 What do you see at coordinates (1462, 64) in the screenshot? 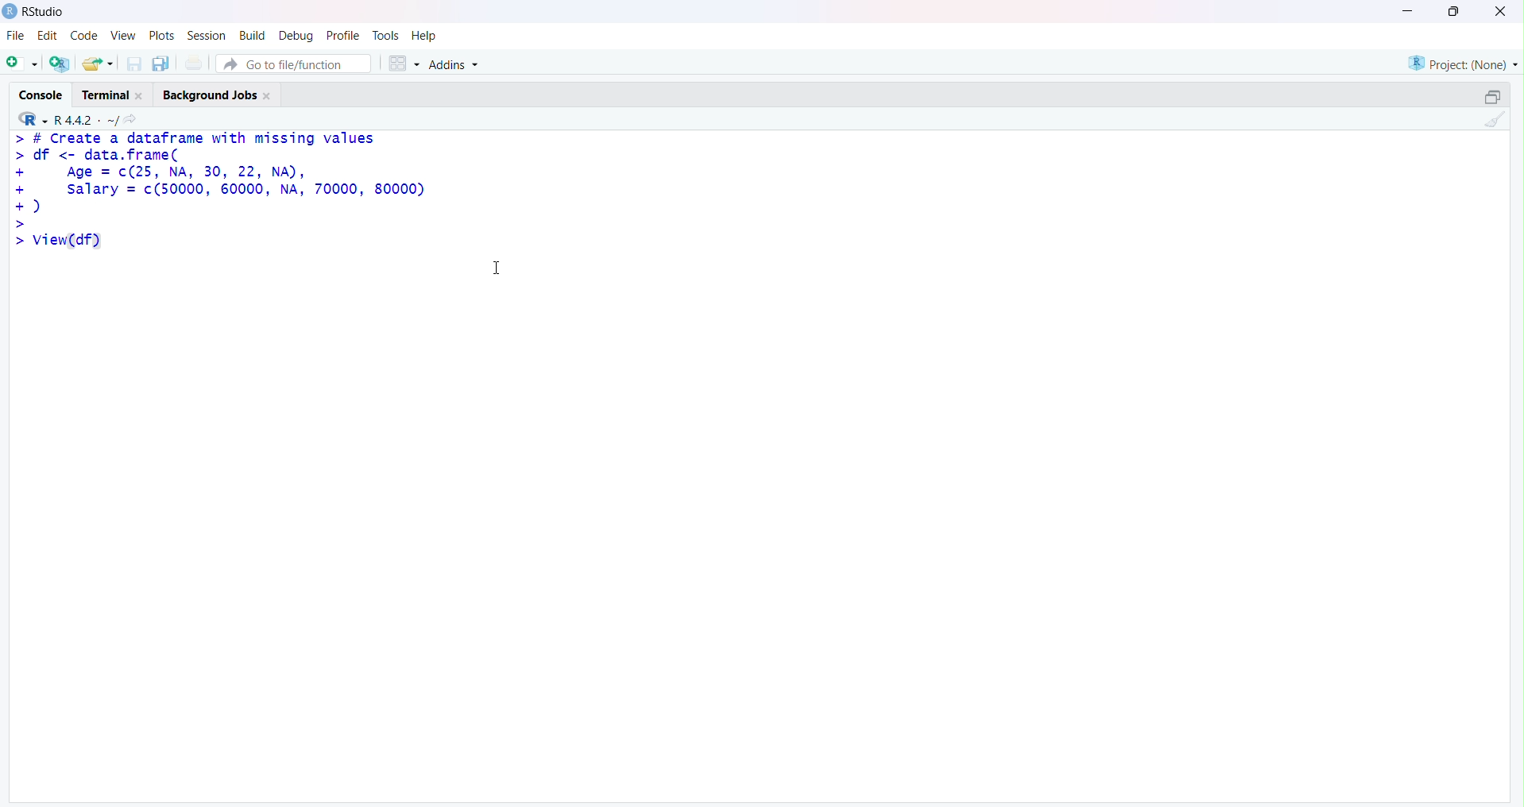
I see `Project (Note)` at bounding box center [1462, 64].